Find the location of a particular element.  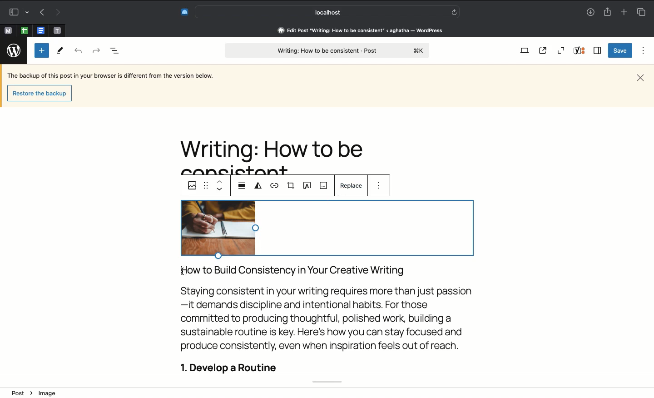

Pinned tabs is located at coordinates (40, 30).